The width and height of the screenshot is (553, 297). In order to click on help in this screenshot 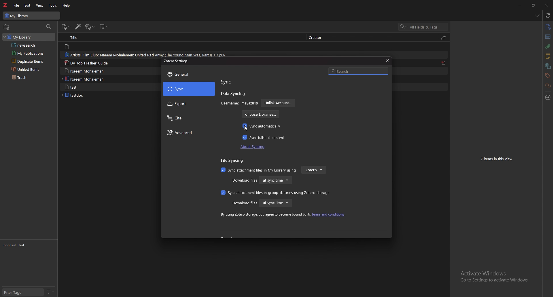, I will do `click(67, 5)`.